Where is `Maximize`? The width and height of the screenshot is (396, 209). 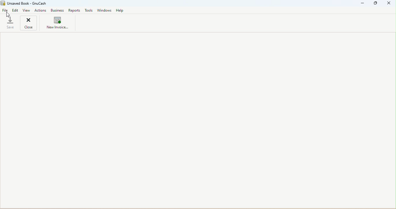 Maximize is located at coordinates (375, 3).